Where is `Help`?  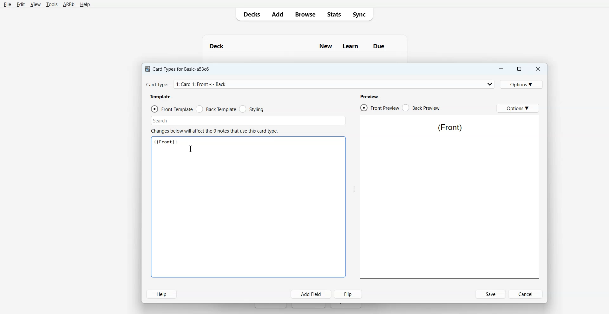 Help is located at coordinates (85, 5).